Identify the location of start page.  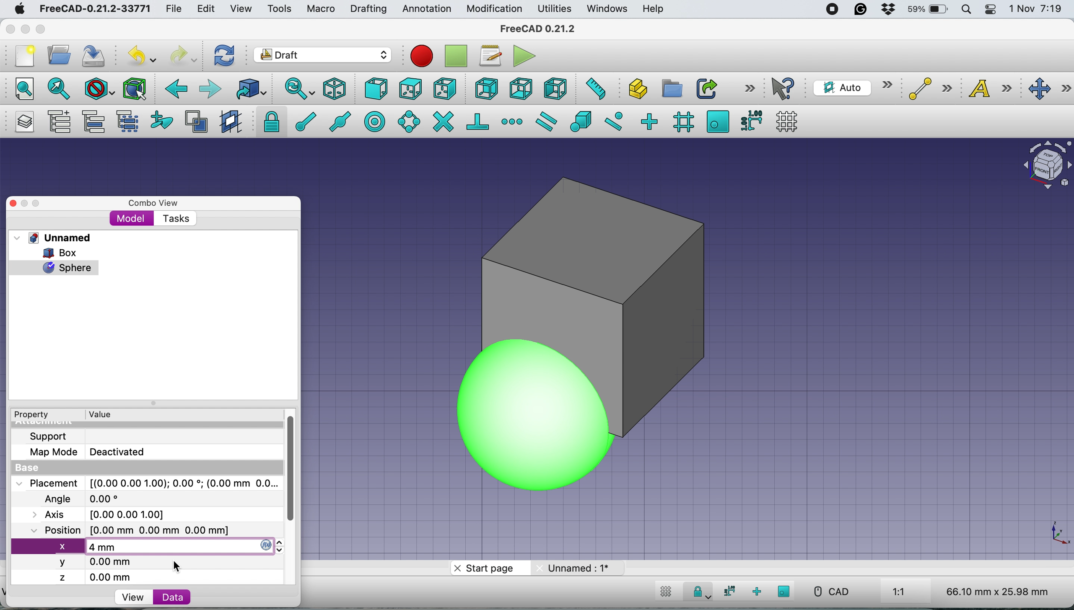
(488, 570).